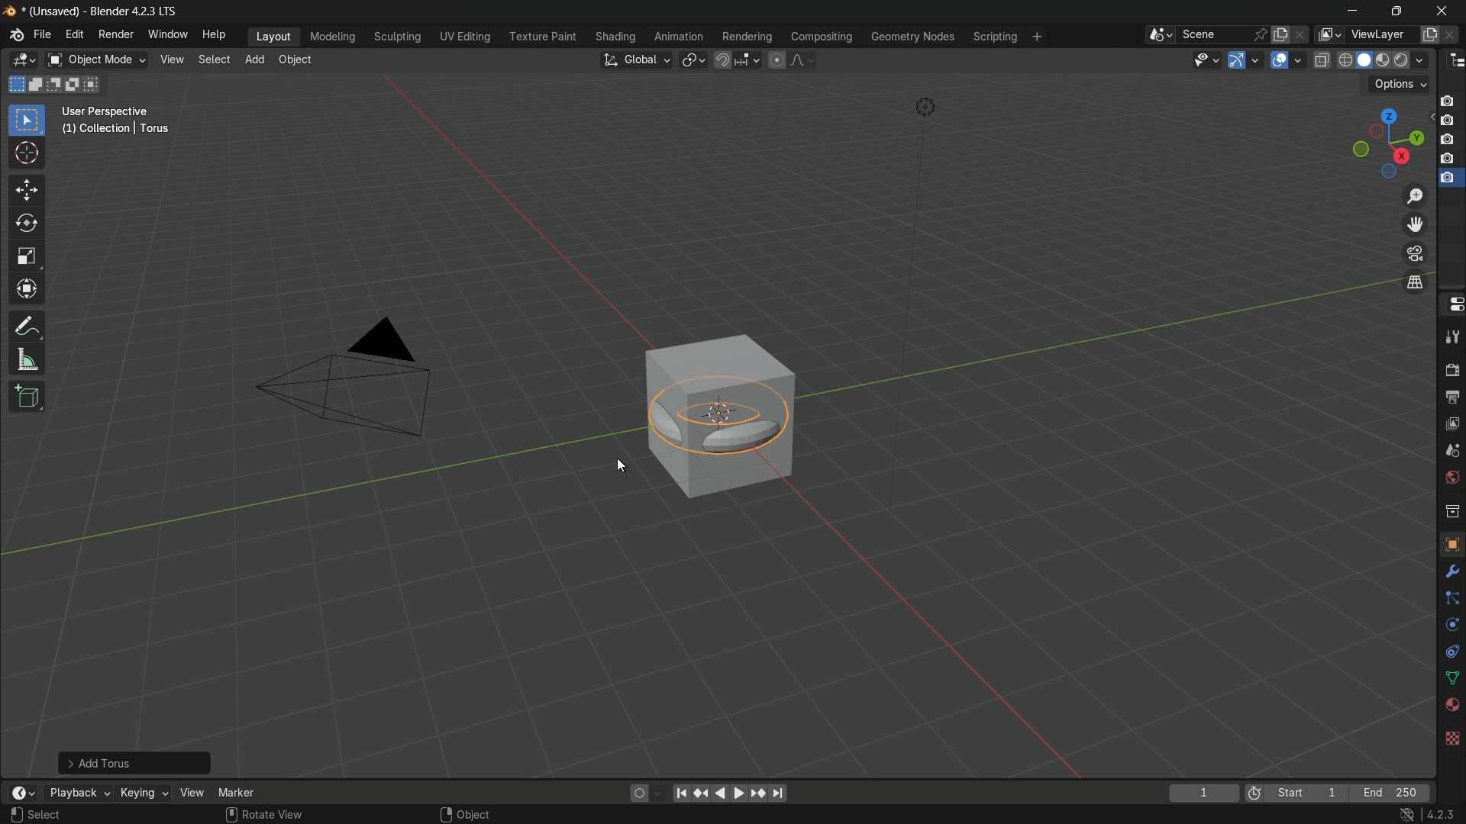 Image resolution: width=1466 pixels, height=824 pixels. Describe the element at coordinates (736, 60) in the screenshot. I see `snap` at that location.